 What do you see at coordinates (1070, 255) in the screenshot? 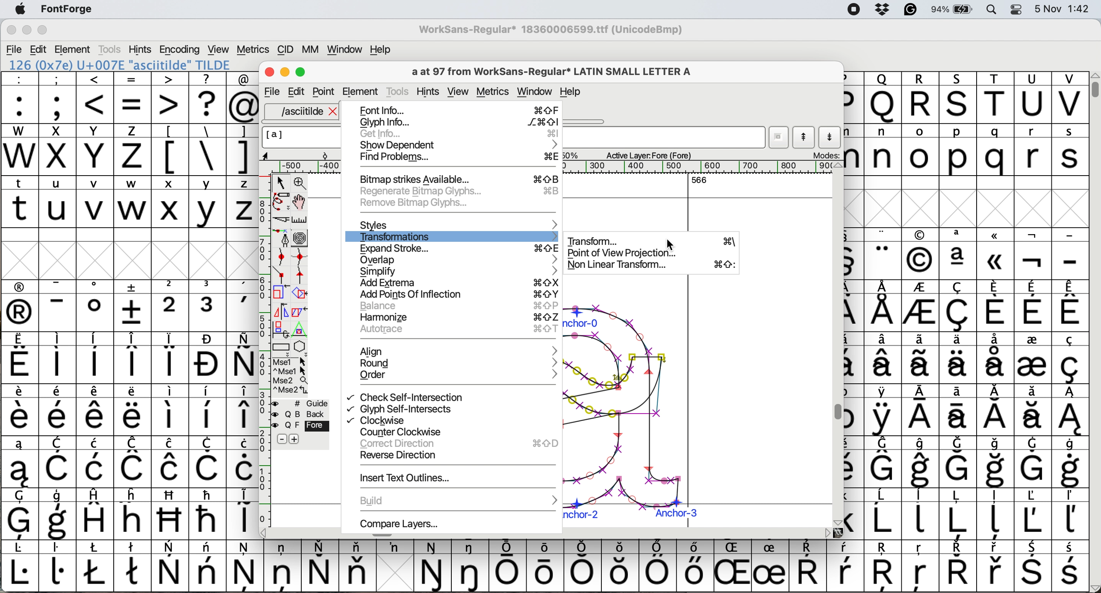
I see `-` at bounding box center [1070, 255].